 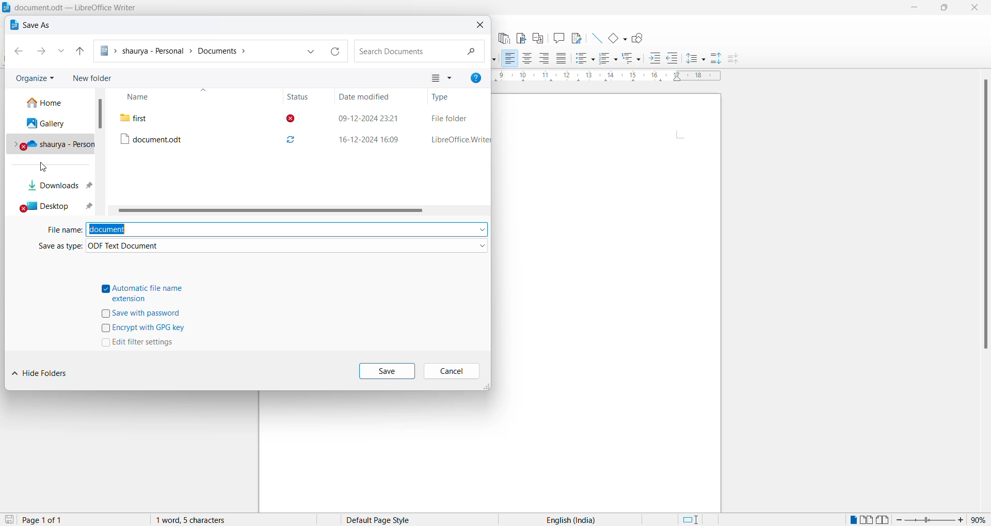 What do you see at coordinates (52, 249) in the screenshot?
I see `save as type` at bounding box center [52, 249].